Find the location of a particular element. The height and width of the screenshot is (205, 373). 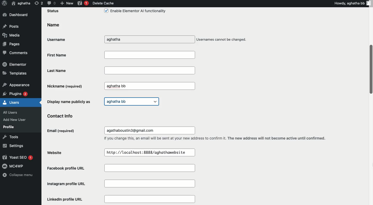

Collapse menu is located at coordinates (18, 175).